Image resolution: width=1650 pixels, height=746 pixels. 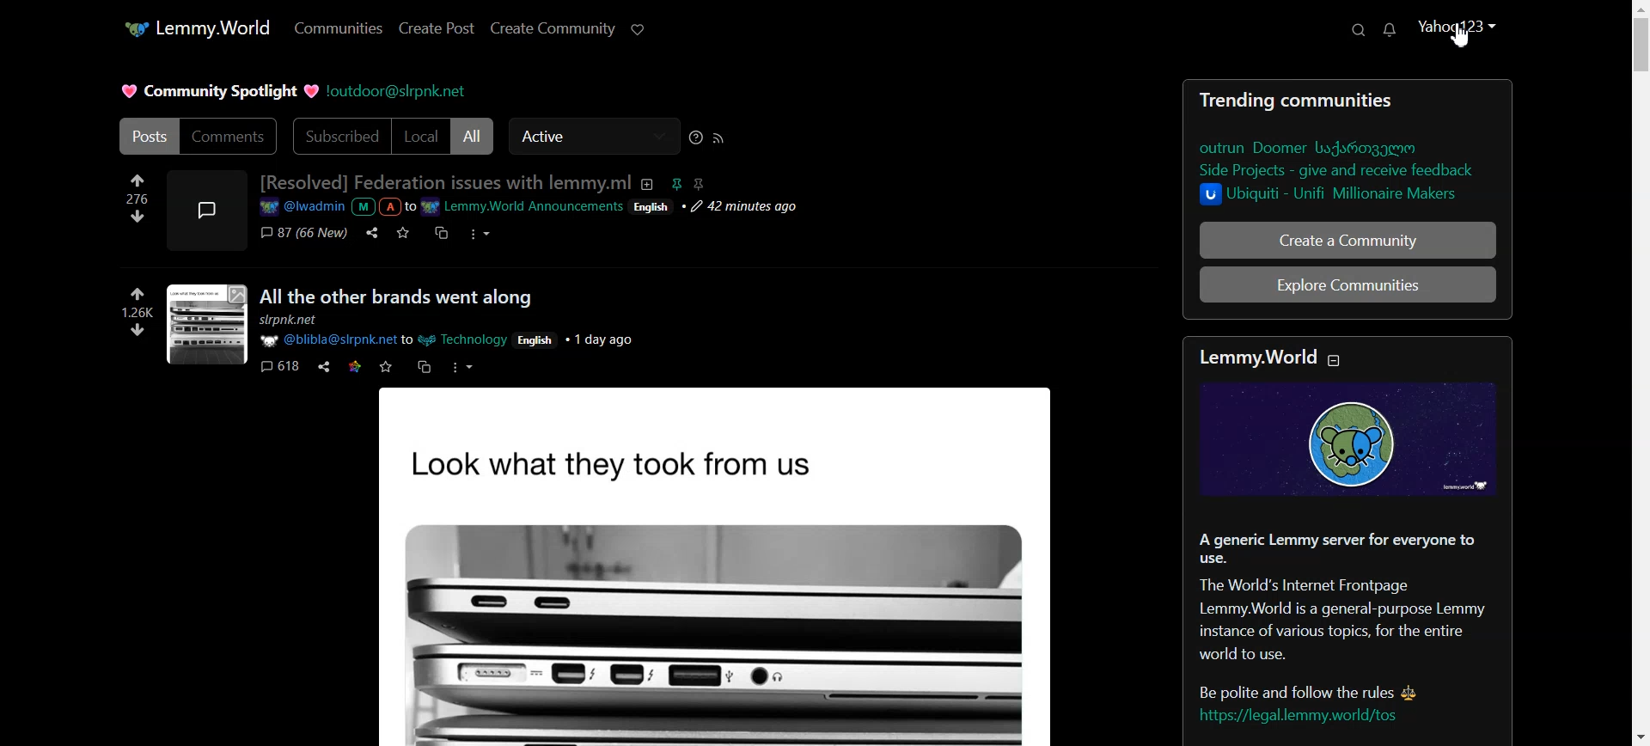 What do you see at coordinates (463, 367) in the screenshot?
I see `more actions` at bounding box center [463, 367].